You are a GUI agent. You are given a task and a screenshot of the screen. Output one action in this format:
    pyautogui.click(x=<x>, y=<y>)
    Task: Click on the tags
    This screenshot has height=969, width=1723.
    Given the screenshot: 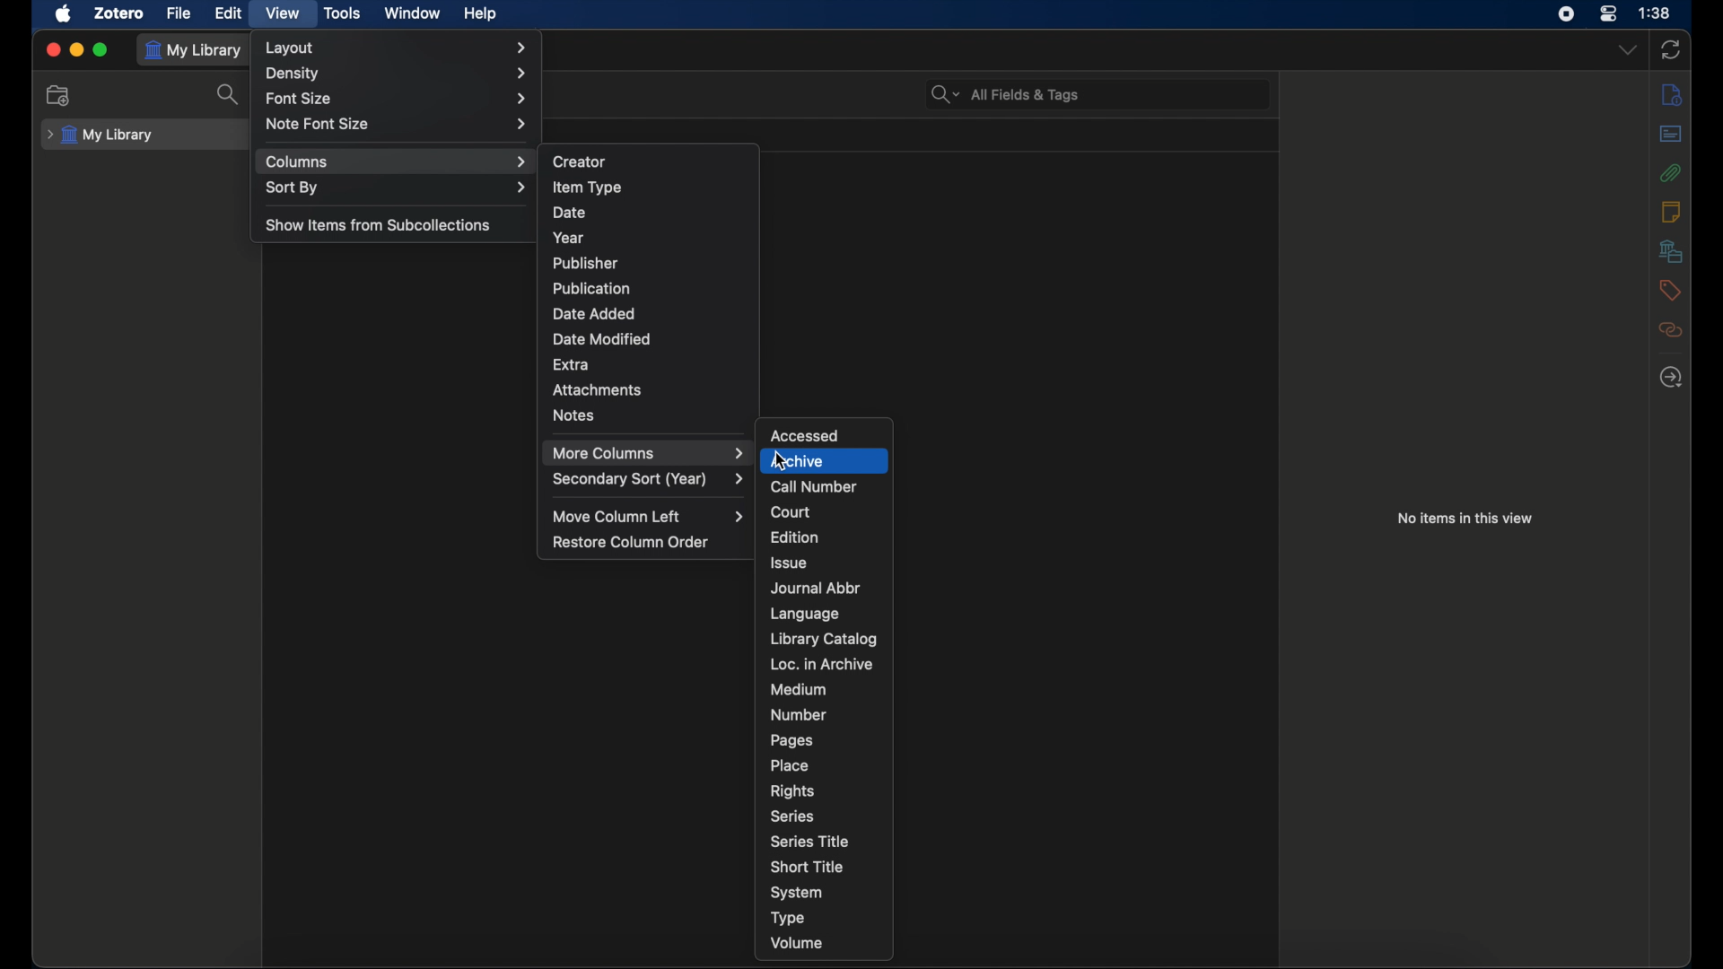 What is the action you would take?
    pyautogui.click(x=1671, y=290)
    